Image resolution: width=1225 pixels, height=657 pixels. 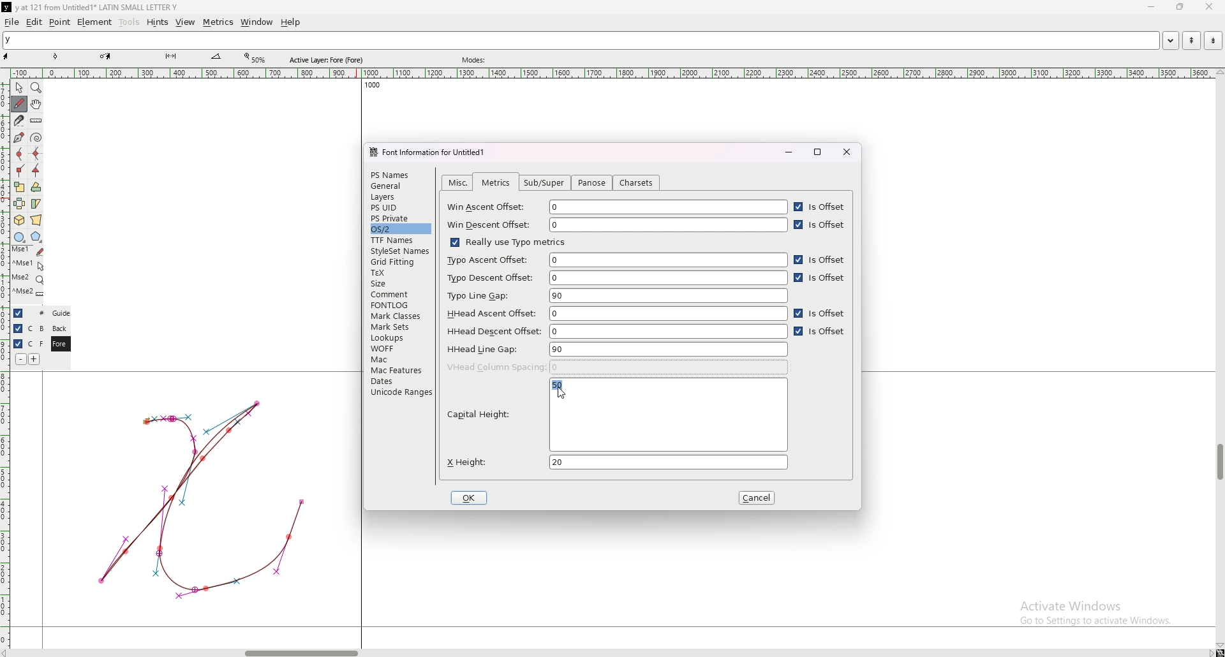 What do you see at coordinates (18, 344) in the screenshot?
I see `hide layer` at bounding box center [18, 344].